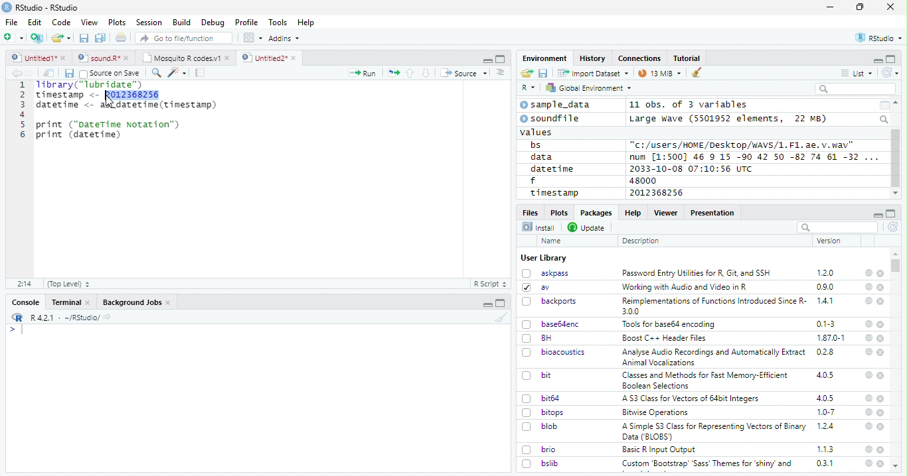 The height and width of the screenshot is (476, 907). I want to click on Go to previous section, so click(411, 73).